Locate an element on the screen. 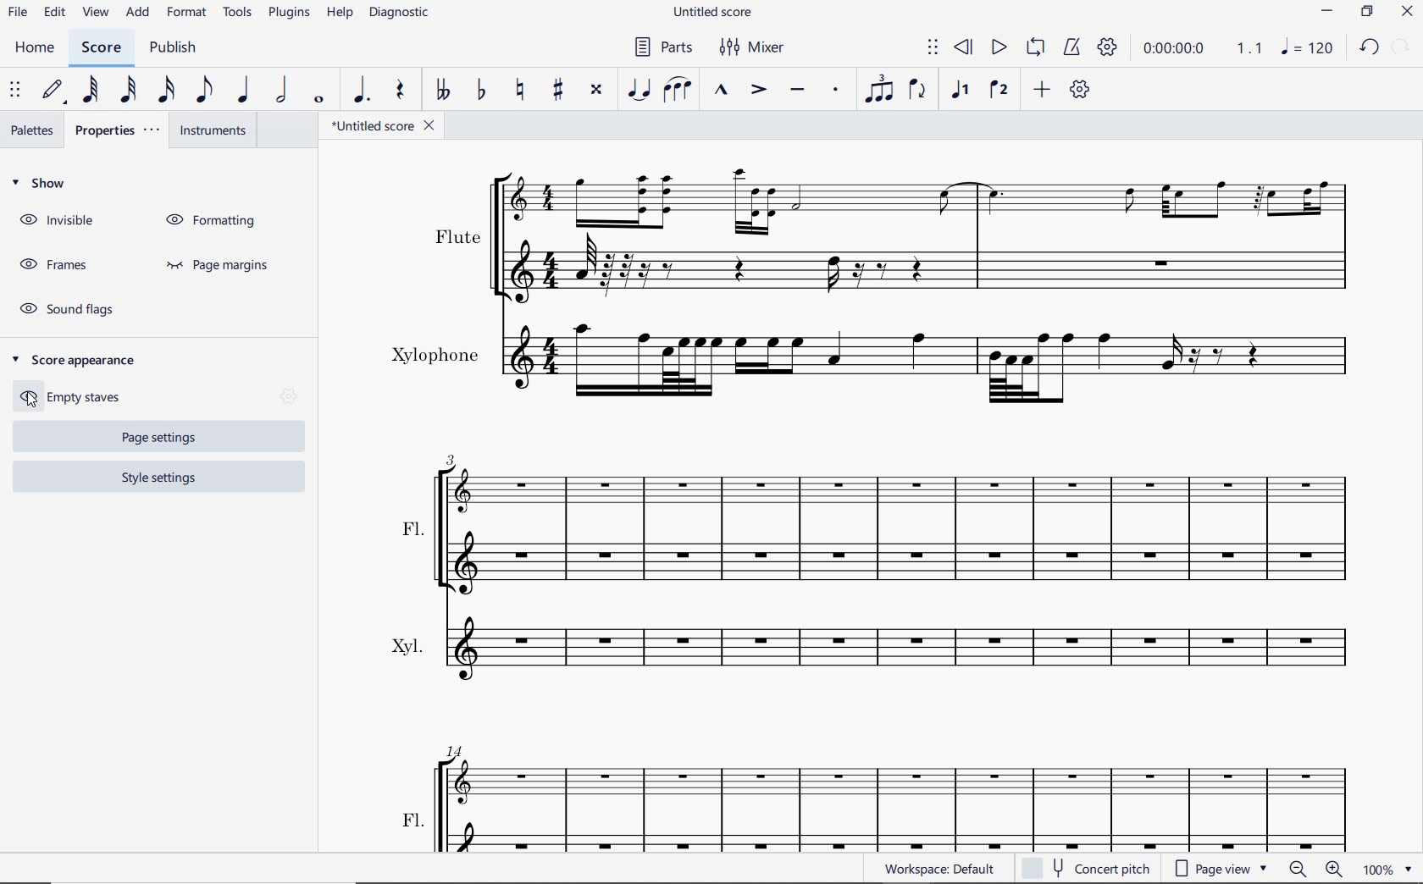  file is located at coordinates (19, 14).